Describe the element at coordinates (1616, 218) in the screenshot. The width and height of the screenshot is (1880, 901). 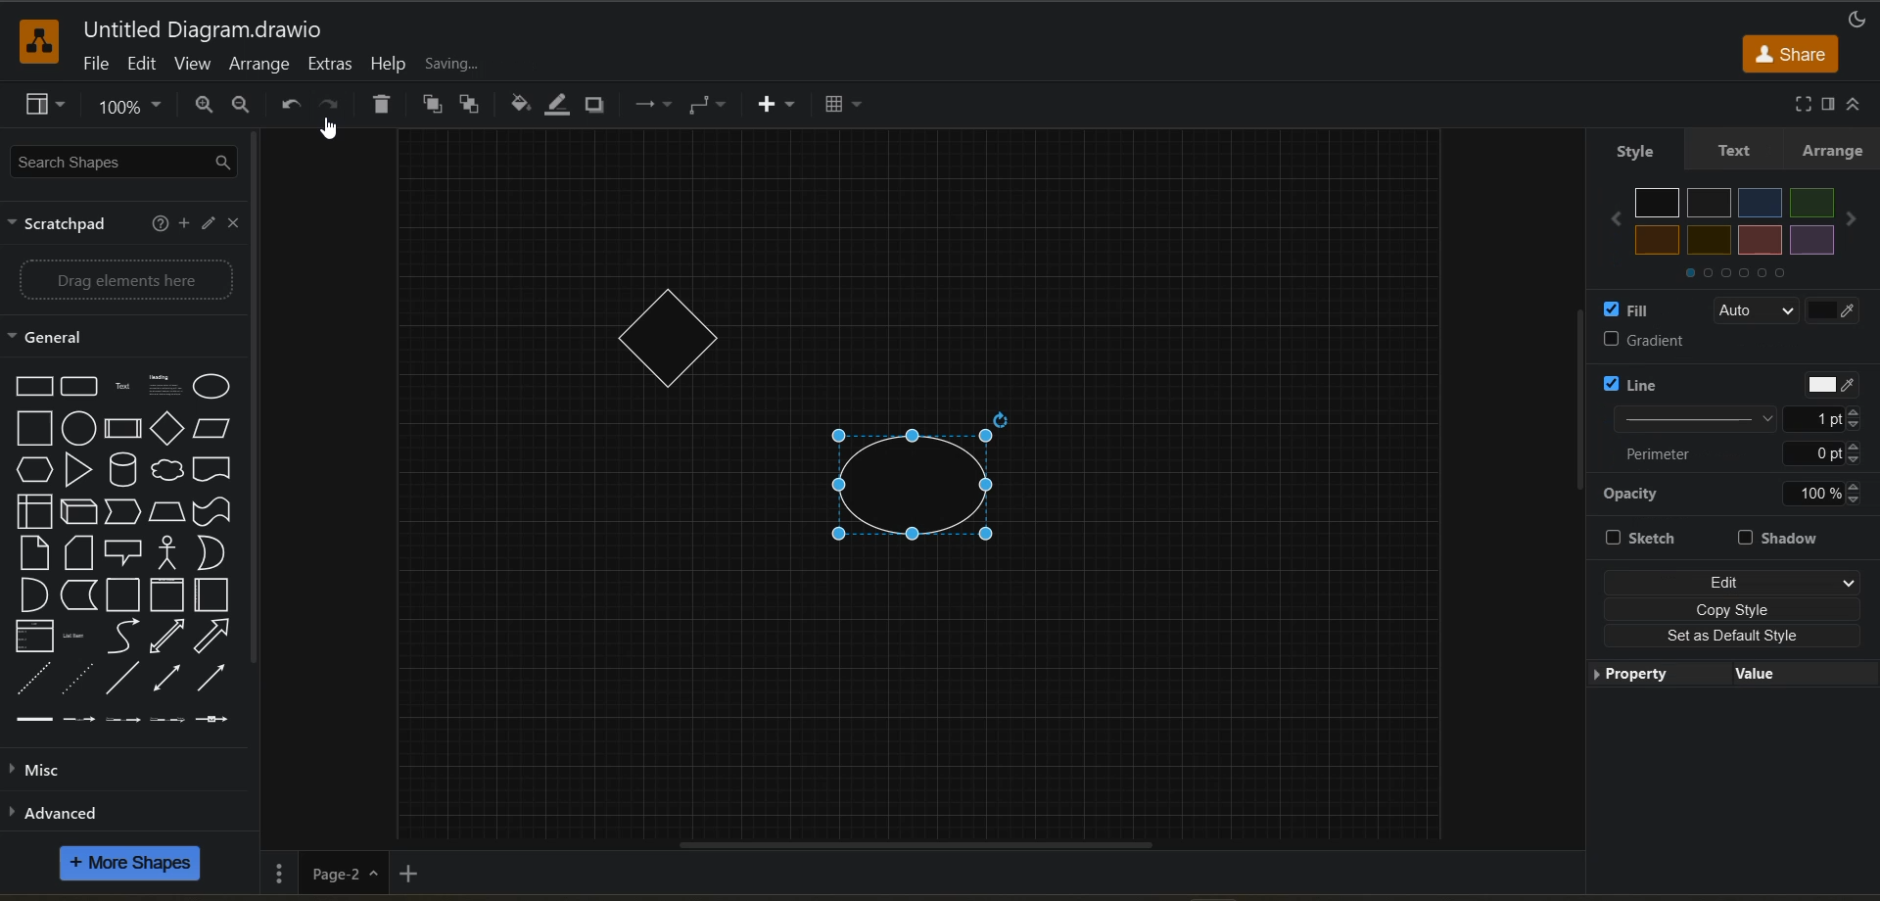
I see `previous` at that location.